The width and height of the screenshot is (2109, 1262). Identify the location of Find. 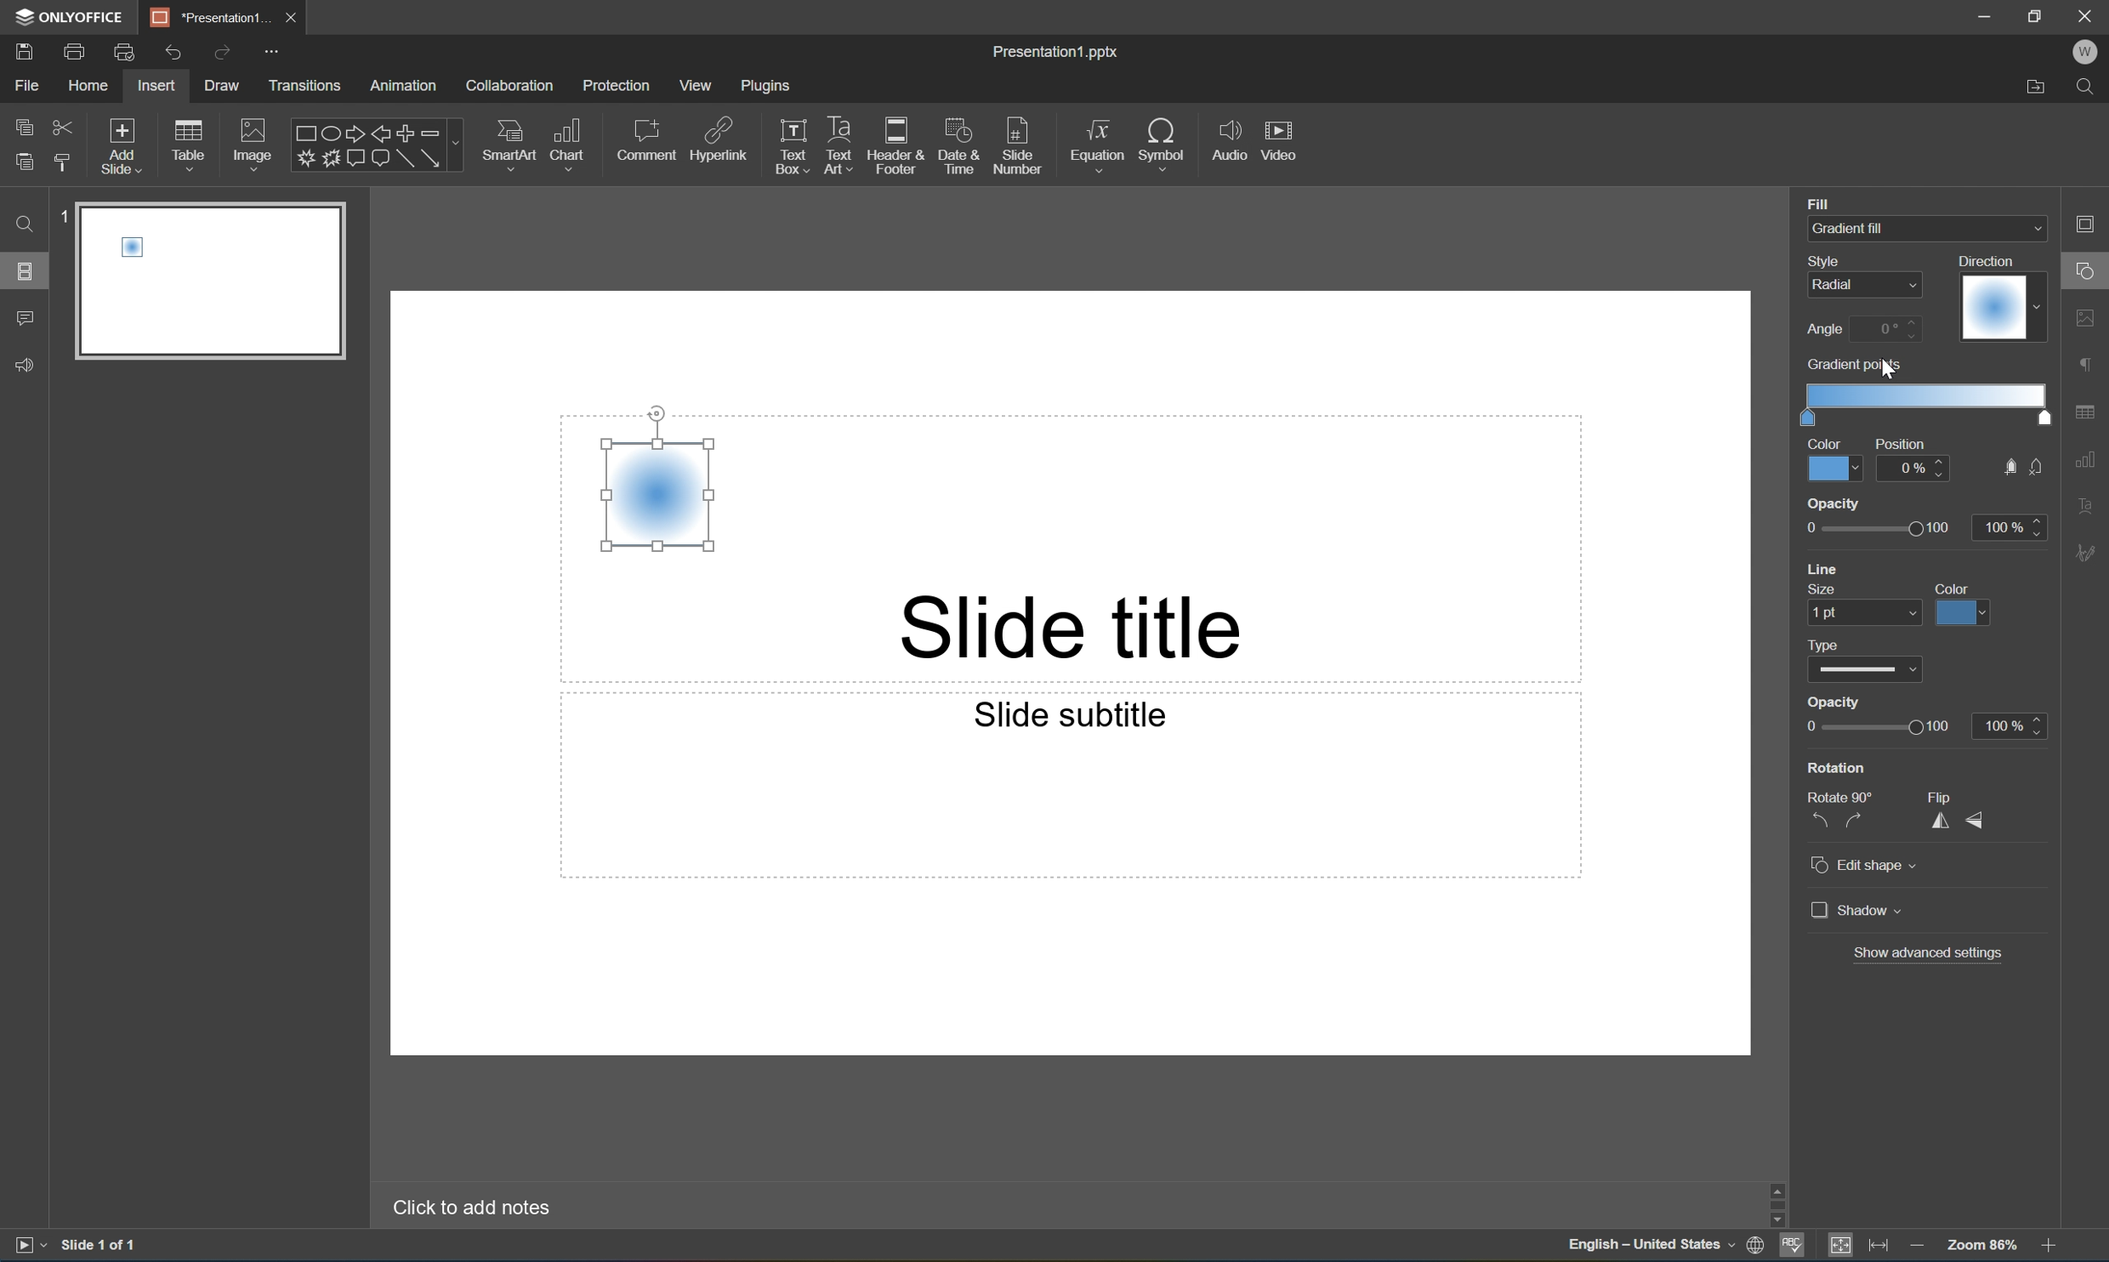
(24, 225).